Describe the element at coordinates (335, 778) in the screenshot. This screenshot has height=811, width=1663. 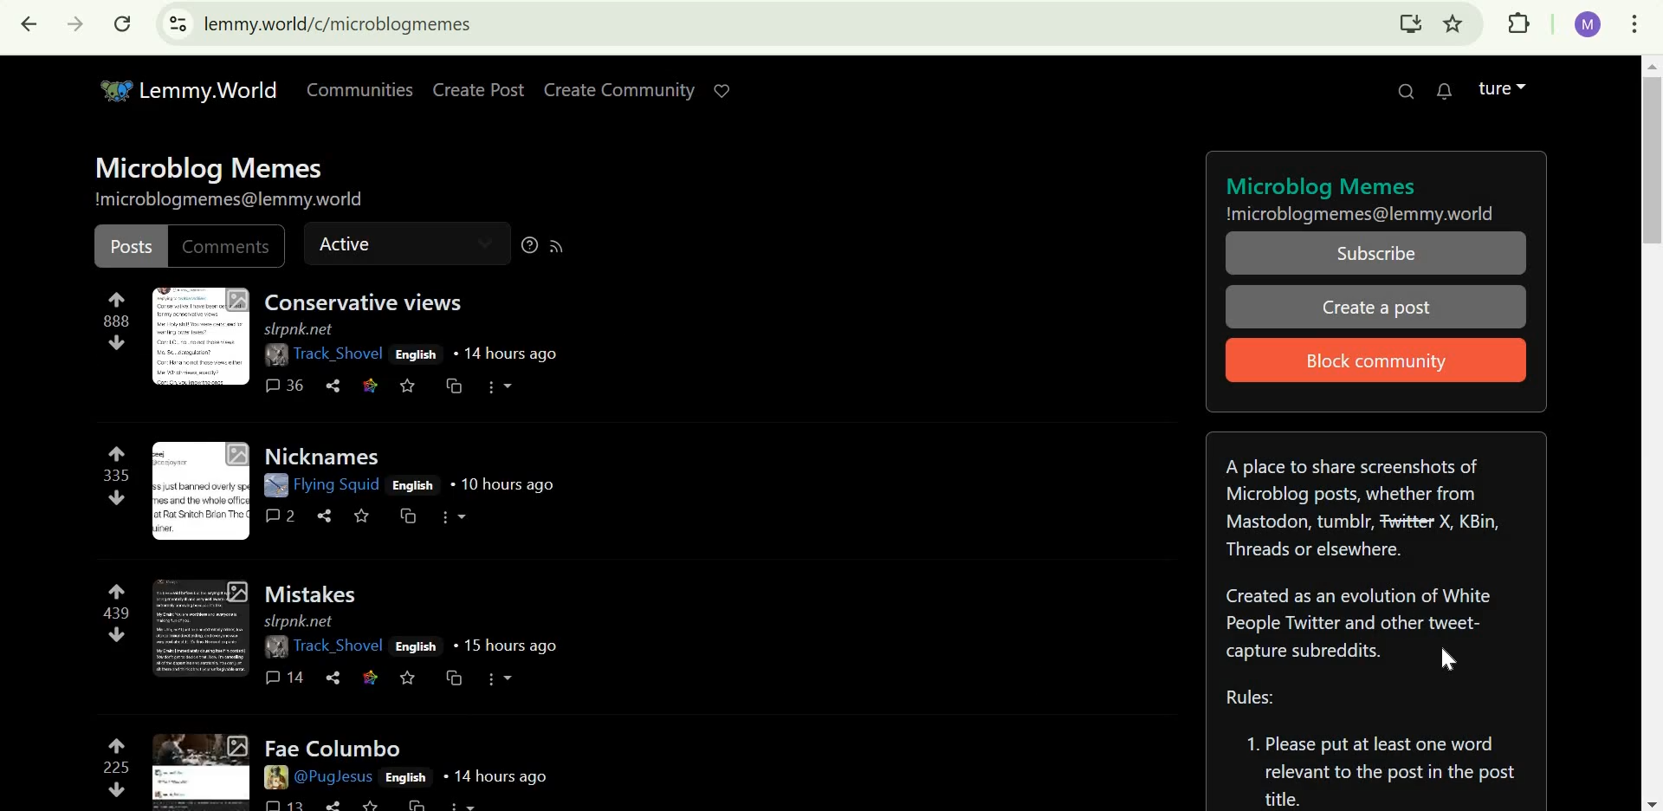
I see `user ID` at that location.